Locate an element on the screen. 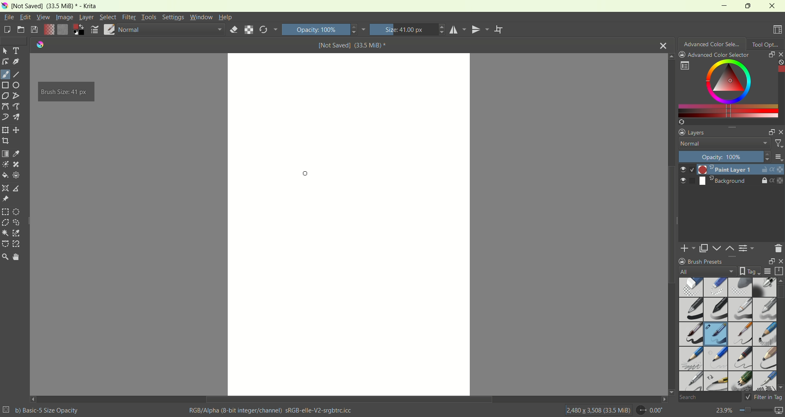 The image size is (785, 417). delete is located at coordinates (778, 248).